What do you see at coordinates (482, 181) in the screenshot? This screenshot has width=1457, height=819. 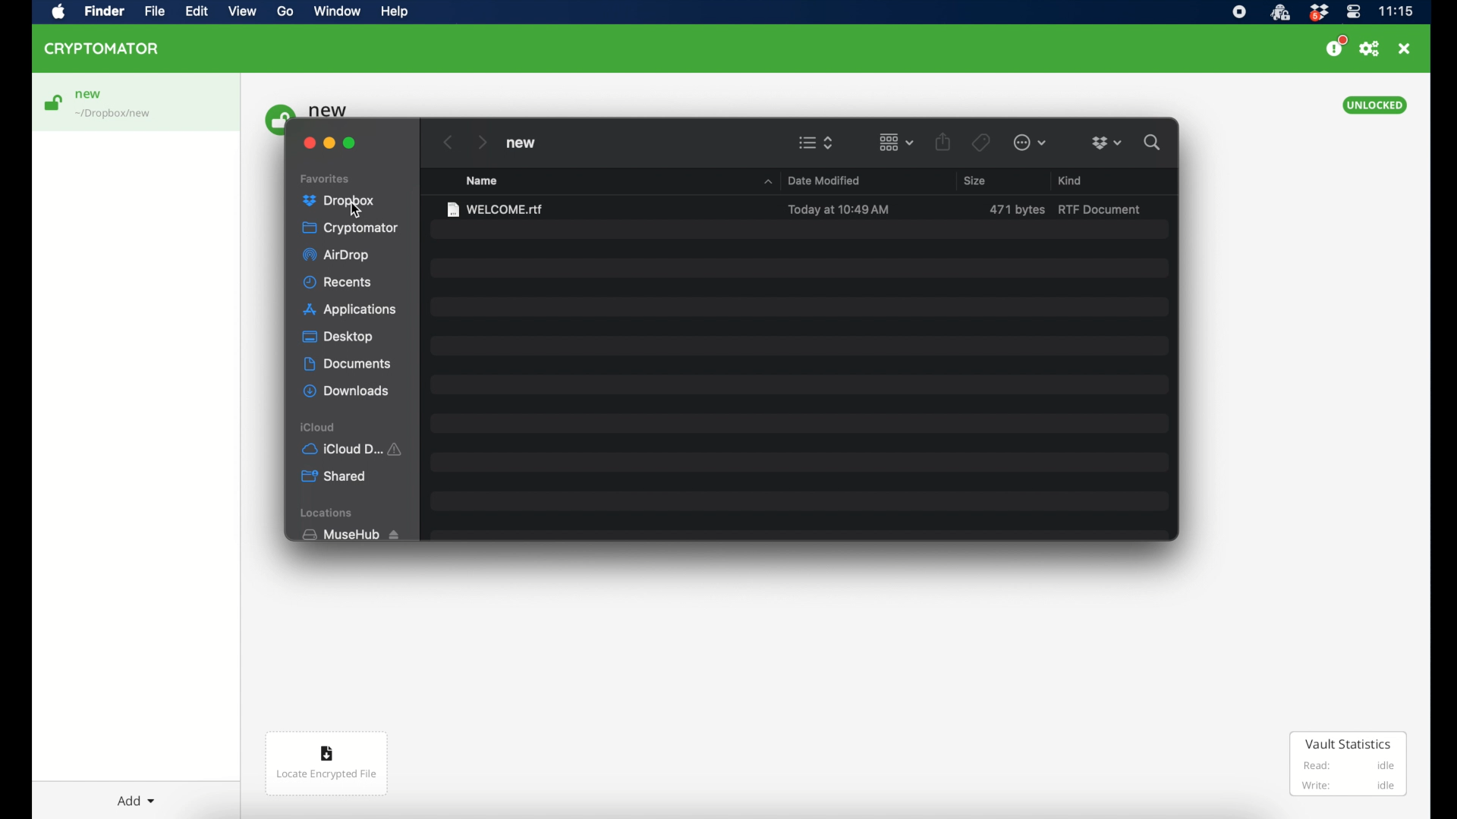 I see `name` at bounding box center [482, 181].